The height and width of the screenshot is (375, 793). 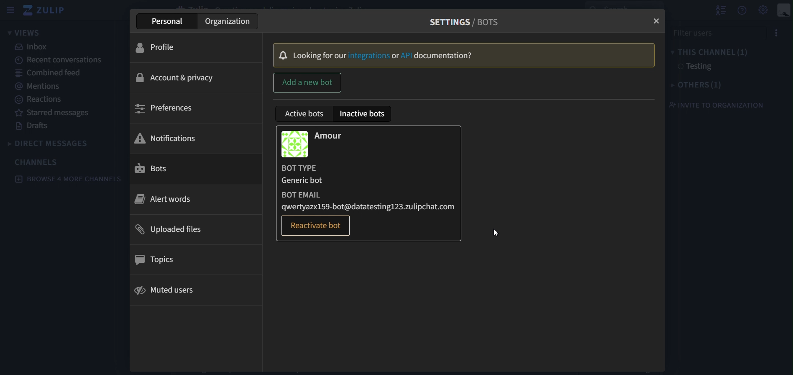 What do you see at coordinates (371, 206) in the screenshot?
I see `qwertyazx159-bot@datatesting123.zulipchat.com` at bounding box center [371, 206].